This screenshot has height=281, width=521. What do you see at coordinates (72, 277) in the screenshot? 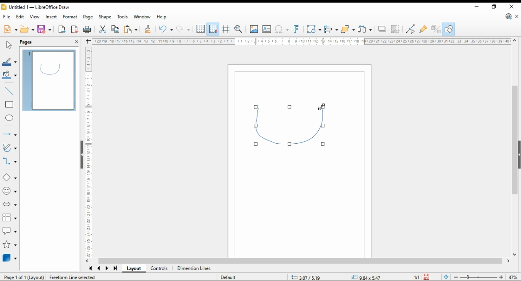
I see `freeroam line selected` at bounding box center [72, 277].